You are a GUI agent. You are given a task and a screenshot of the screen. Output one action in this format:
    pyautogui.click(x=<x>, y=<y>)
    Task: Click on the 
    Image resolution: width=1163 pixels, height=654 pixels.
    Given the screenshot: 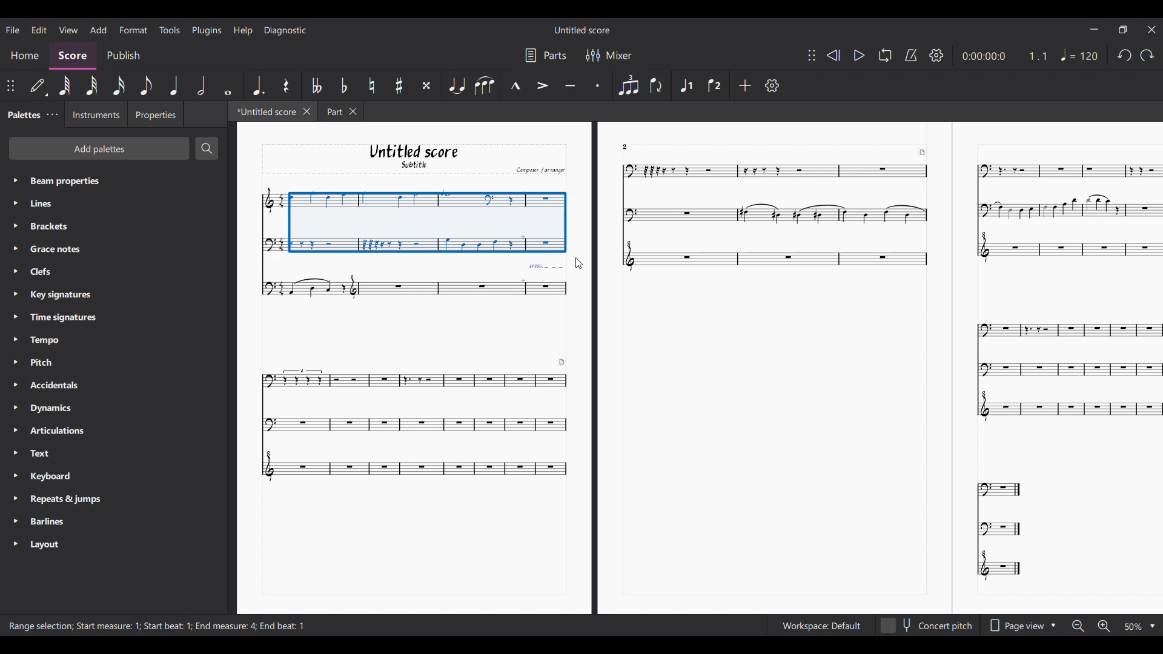 What is the action you would take?
    pyautogui.click(x=417, y=380)
    